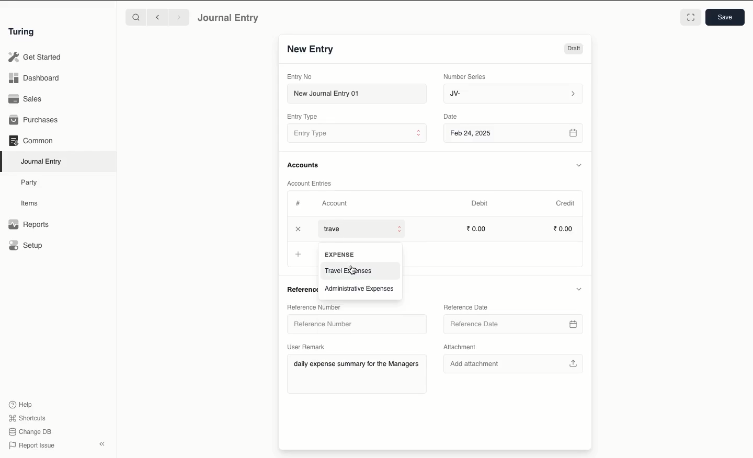  What do you see at coordinates (21, 405) in the screenshot?
I see `Help` at bounding box center [21, 405].